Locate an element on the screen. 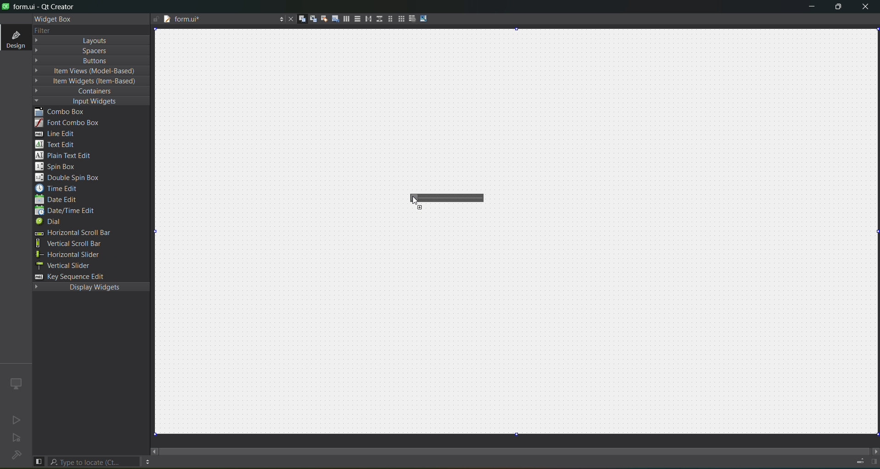 The image size is (880, 469). vertical slider is located at coordinates (65, 266).